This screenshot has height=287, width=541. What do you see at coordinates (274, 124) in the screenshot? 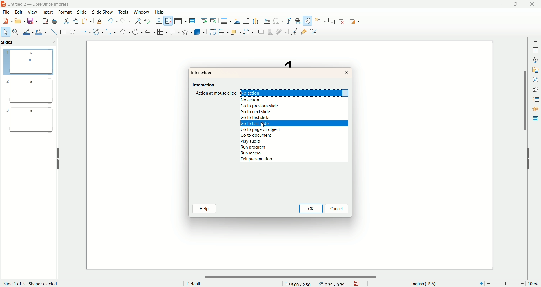
I see `go to last slide` at bounding box center [274, 124].